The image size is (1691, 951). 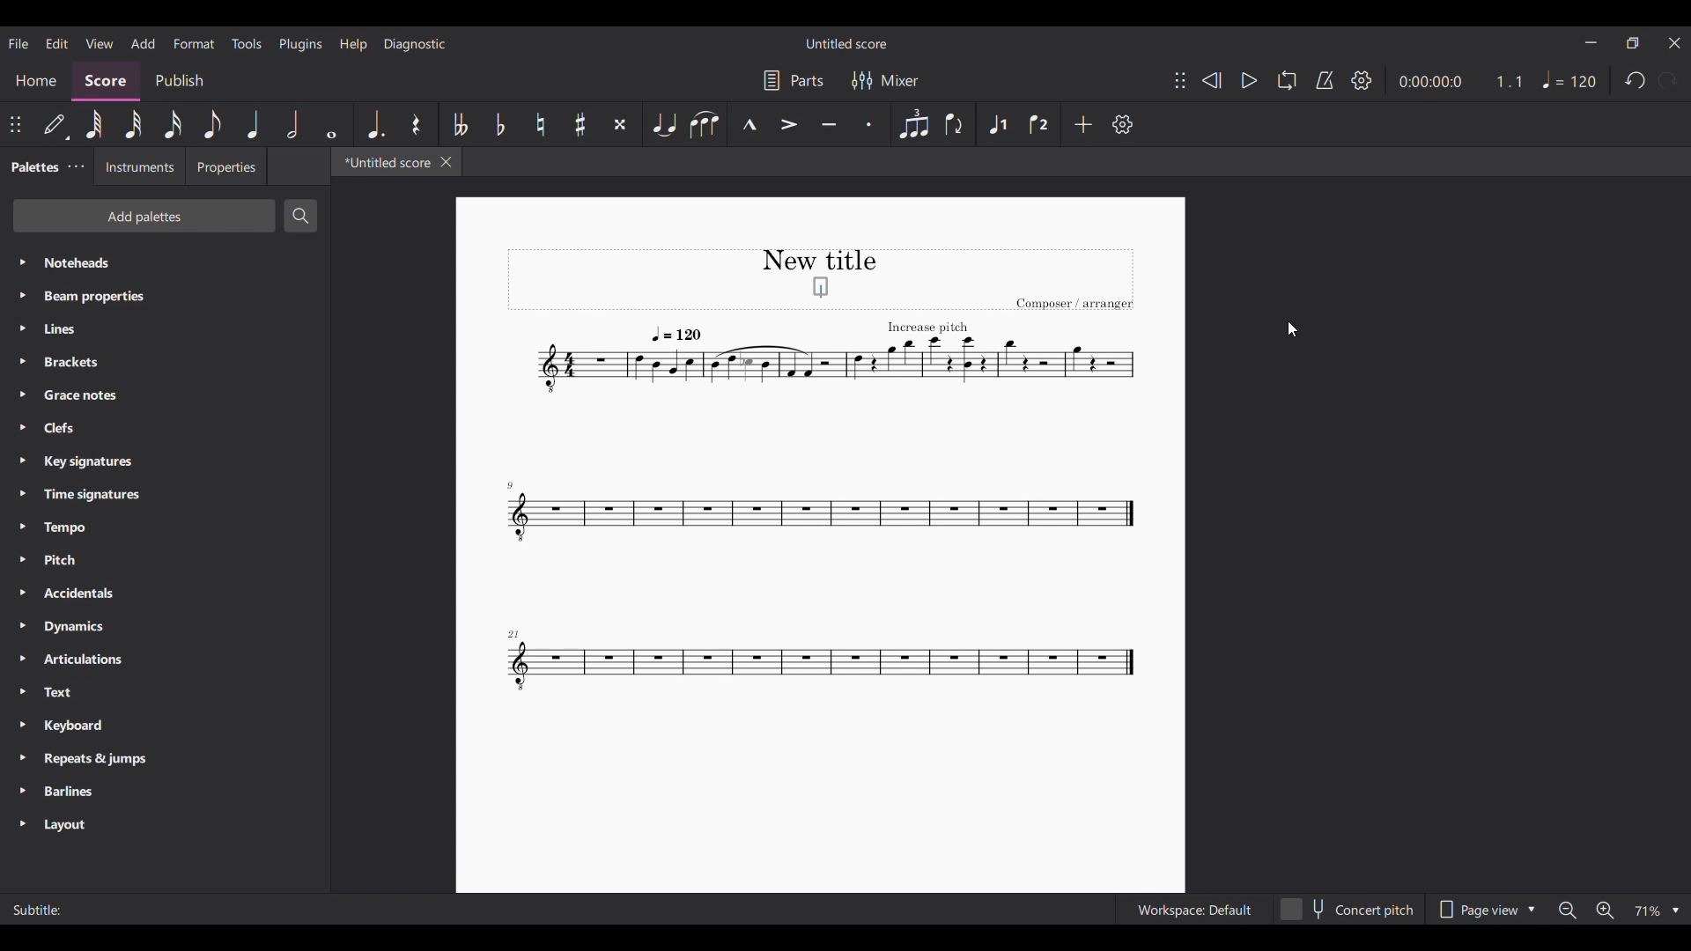 What do you see at coordinates (213, 124) in the screenshot?
I see `8th note` at bounding box center [213, 124].